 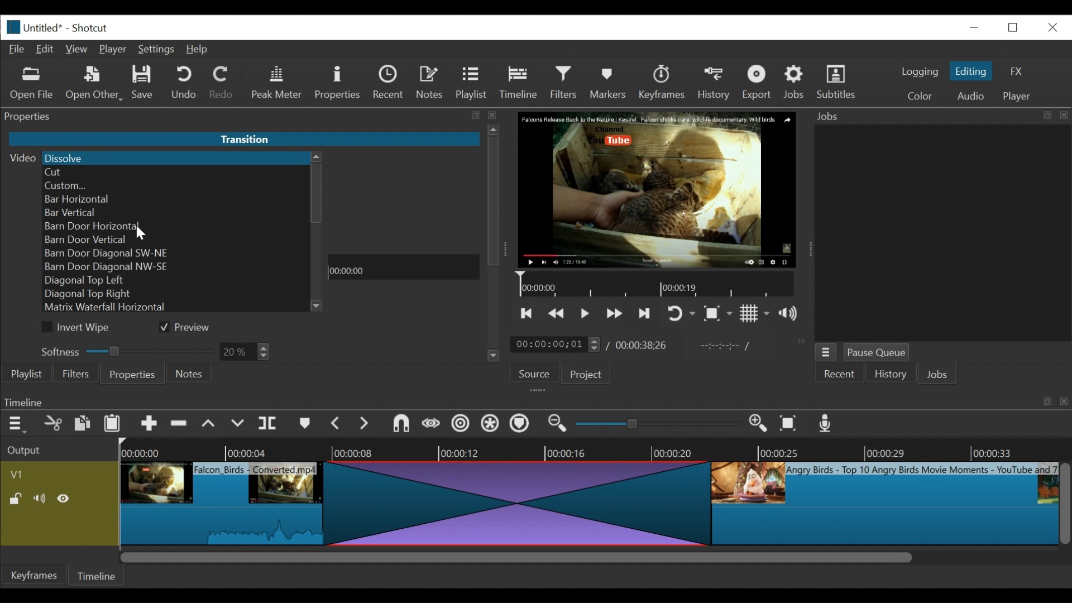 What do you see at coordinates (826, 426) in the screenshot?
I see `Record audio` at bounding box center [826, 426].